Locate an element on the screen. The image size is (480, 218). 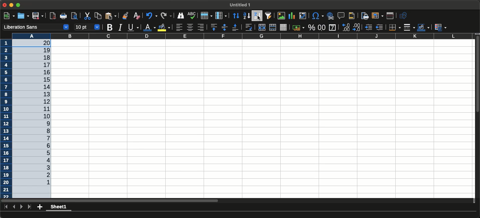
Row is located at coordinates (7, 118).